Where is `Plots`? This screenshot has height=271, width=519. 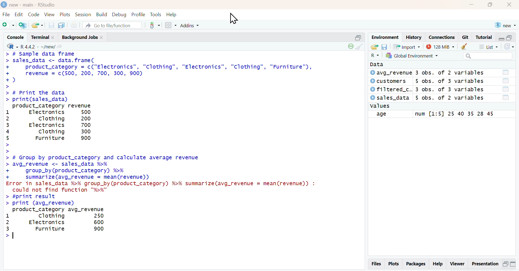
Plots is located at coordinates (394, 264).